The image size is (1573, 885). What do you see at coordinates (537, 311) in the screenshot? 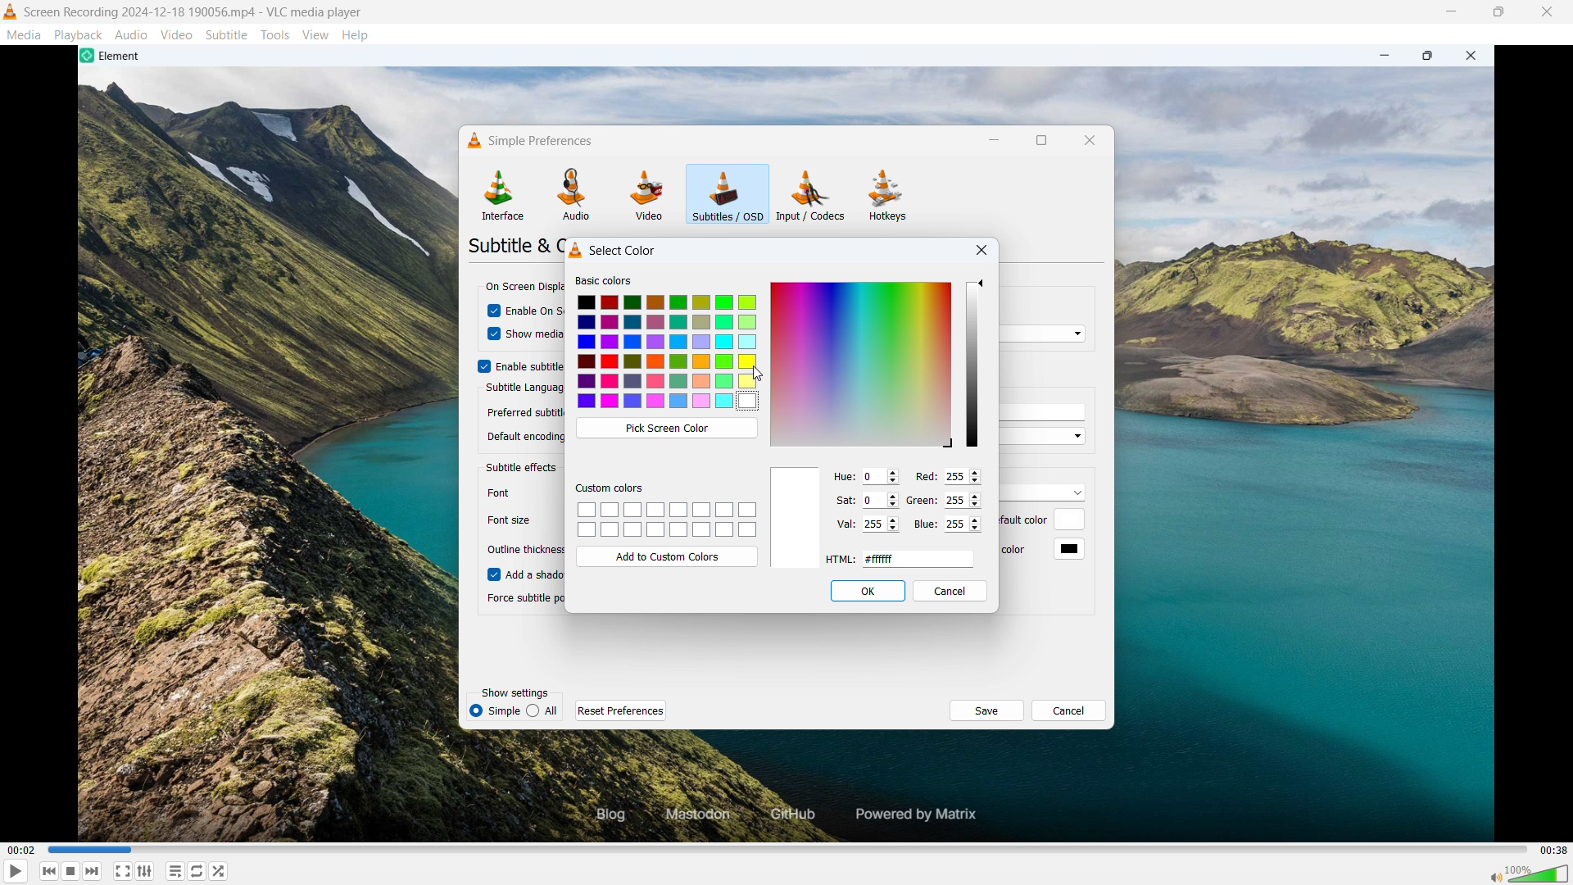
I see `Enable on screen display ` at bounding box center [537, 311].